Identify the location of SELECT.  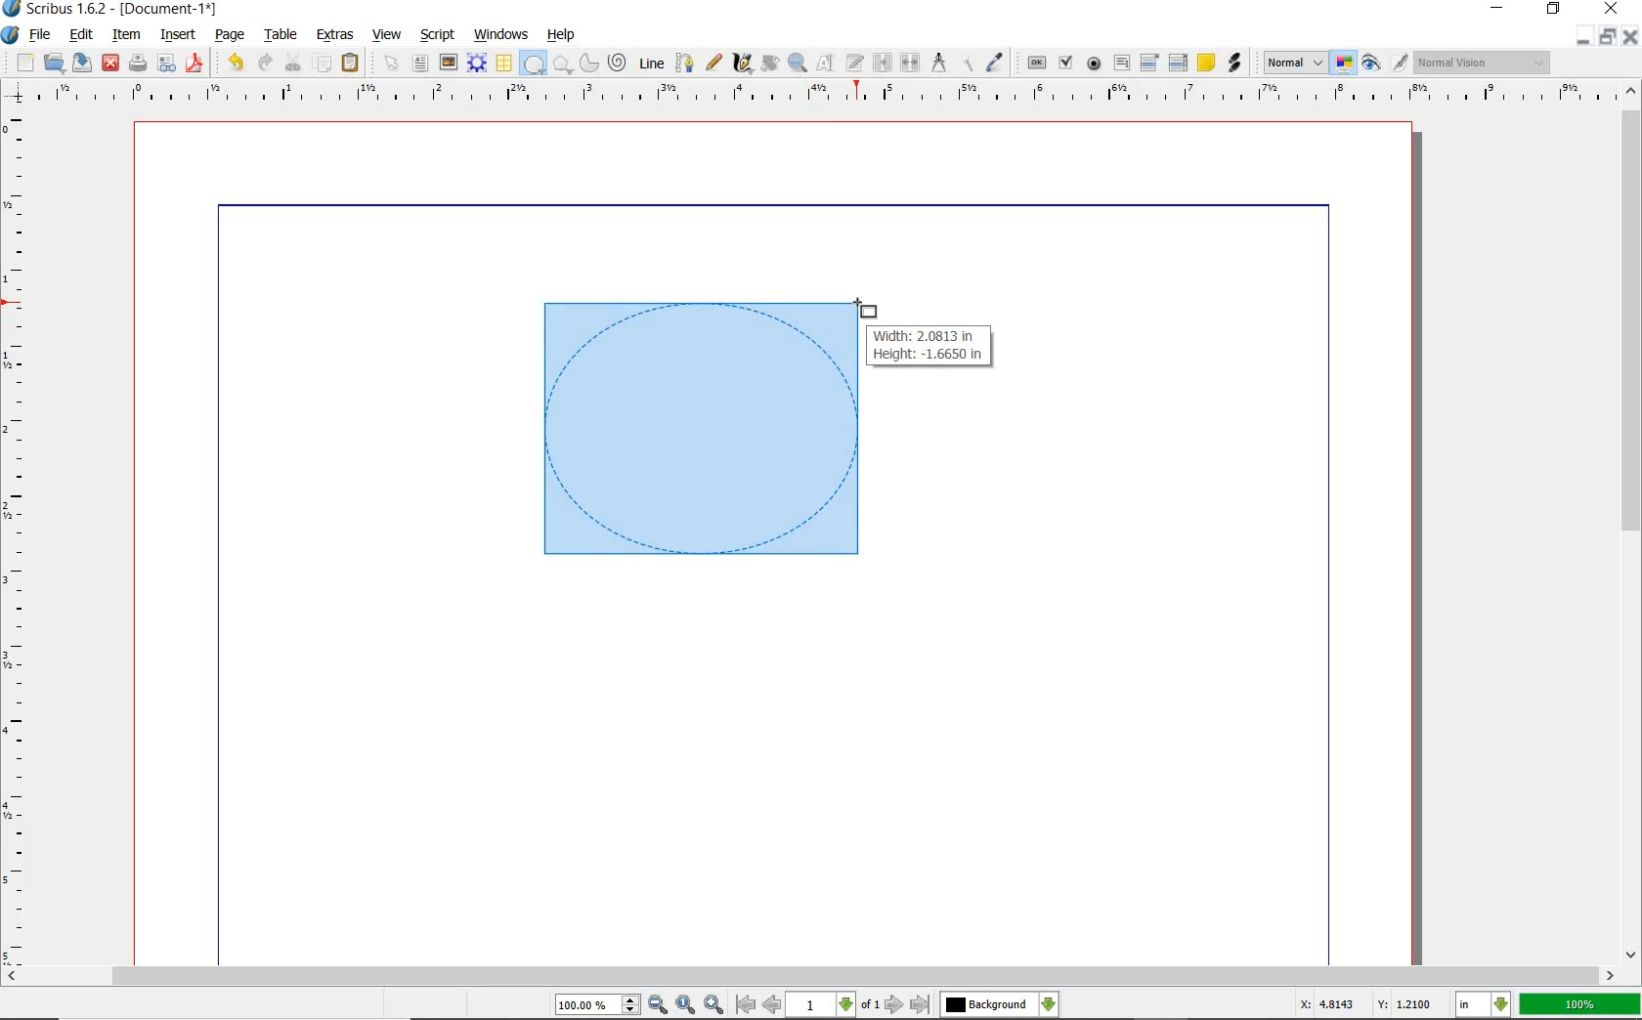
(392, 64).